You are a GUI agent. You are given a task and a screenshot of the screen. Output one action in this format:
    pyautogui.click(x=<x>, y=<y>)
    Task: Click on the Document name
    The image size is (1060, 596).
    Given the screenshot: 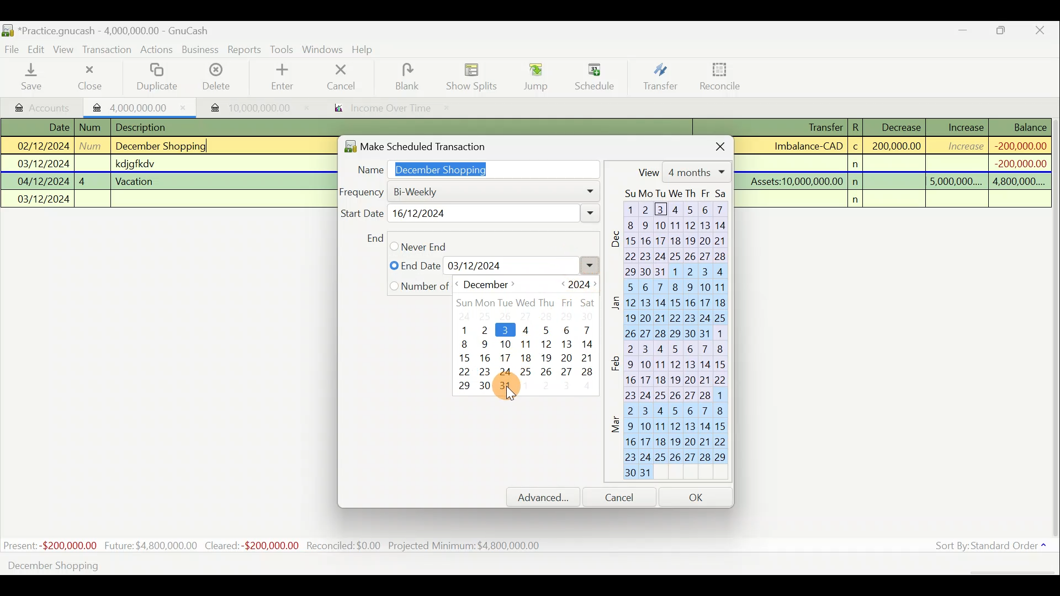 What is the action you would take?
    pyautogui.click(x=119, y=31)
    